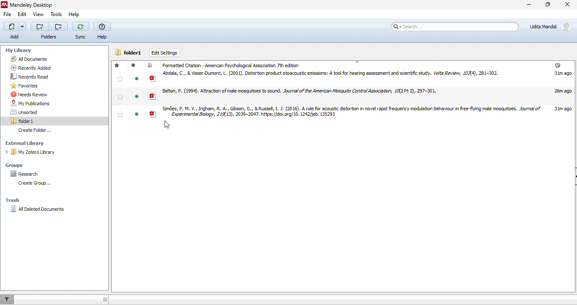 Image resolution: width=577 pixels, height=305 pixels. What do you see at coordinates (41, 152) in the screenshot?
I see `my zotero library` at bounding box center [41, 152].